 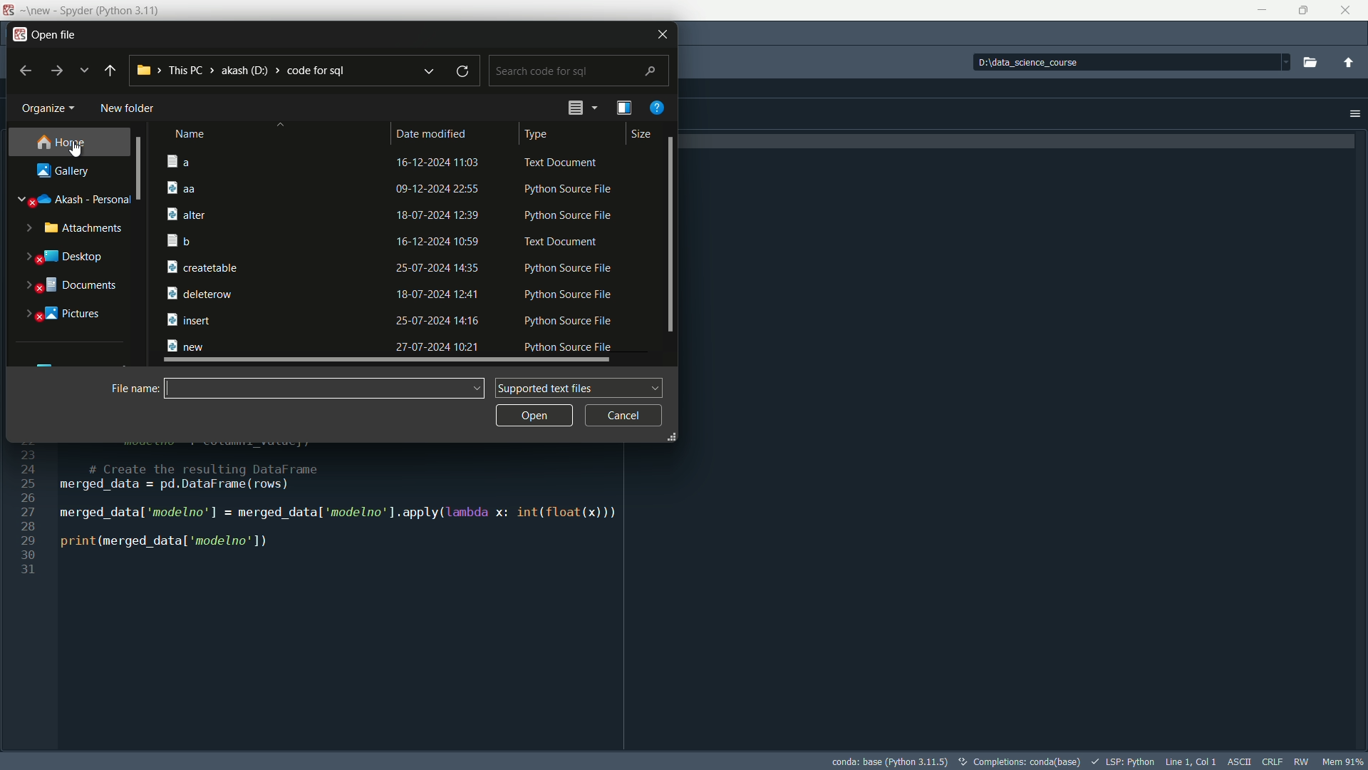 I want to click on change view, so click(x=575, y=108).